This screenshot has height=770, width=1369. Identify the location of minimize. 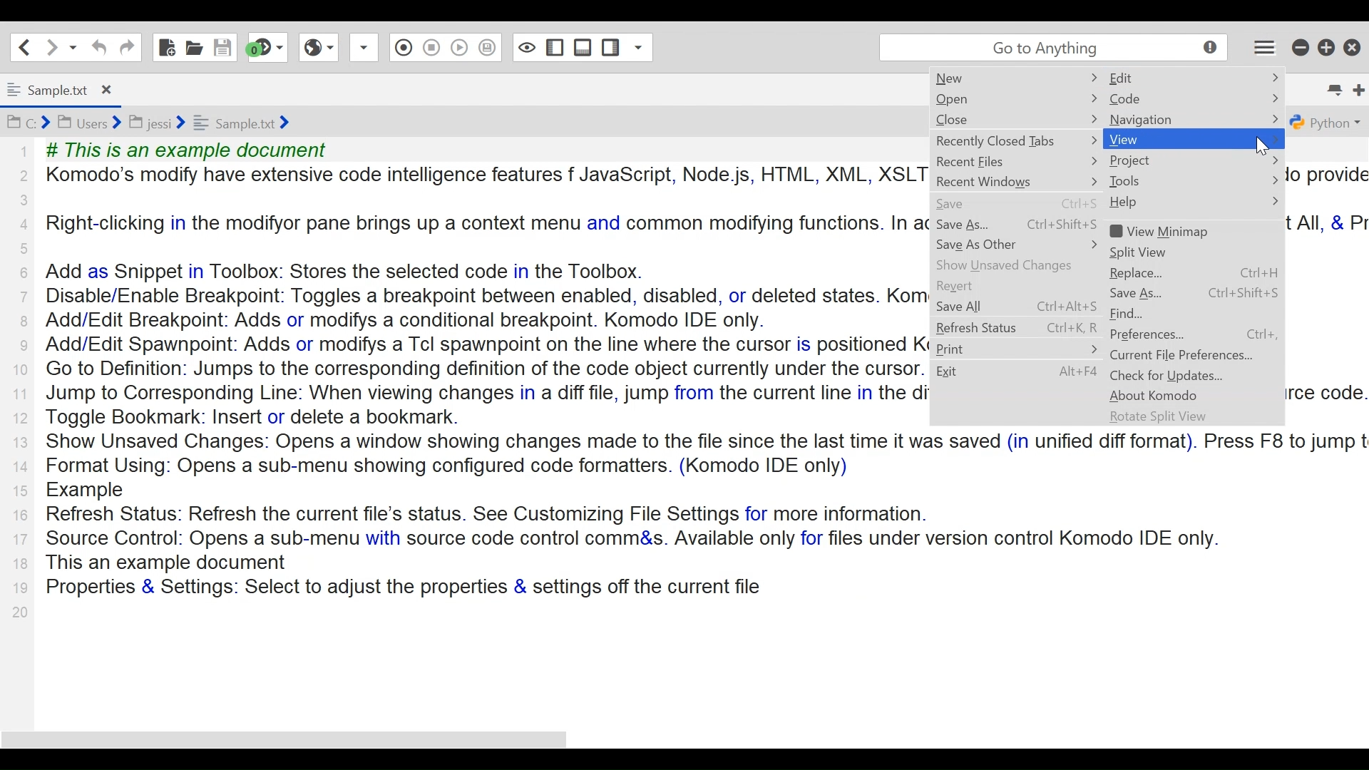
(1299, 47).